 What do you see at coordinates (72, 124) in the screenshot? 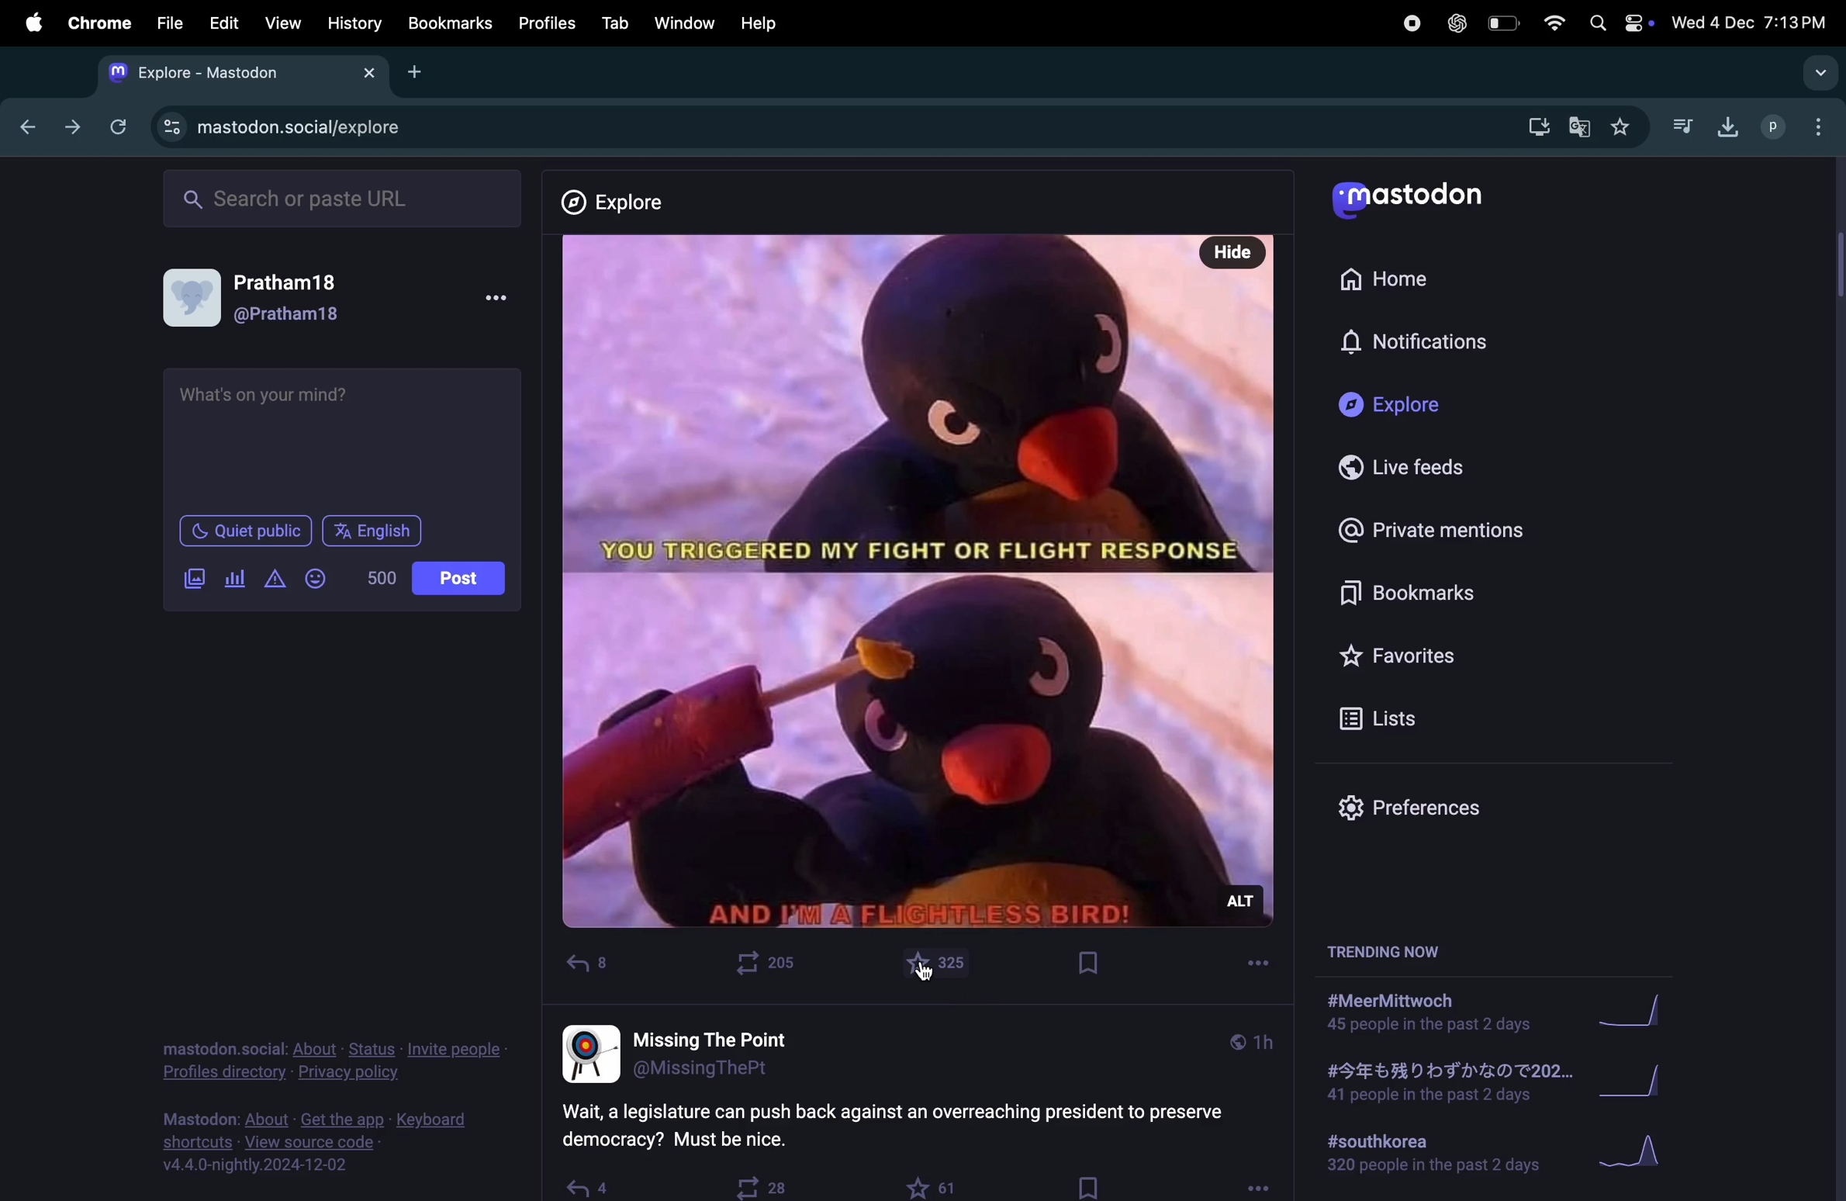
I see `forward` at bounding box center [72, 124].